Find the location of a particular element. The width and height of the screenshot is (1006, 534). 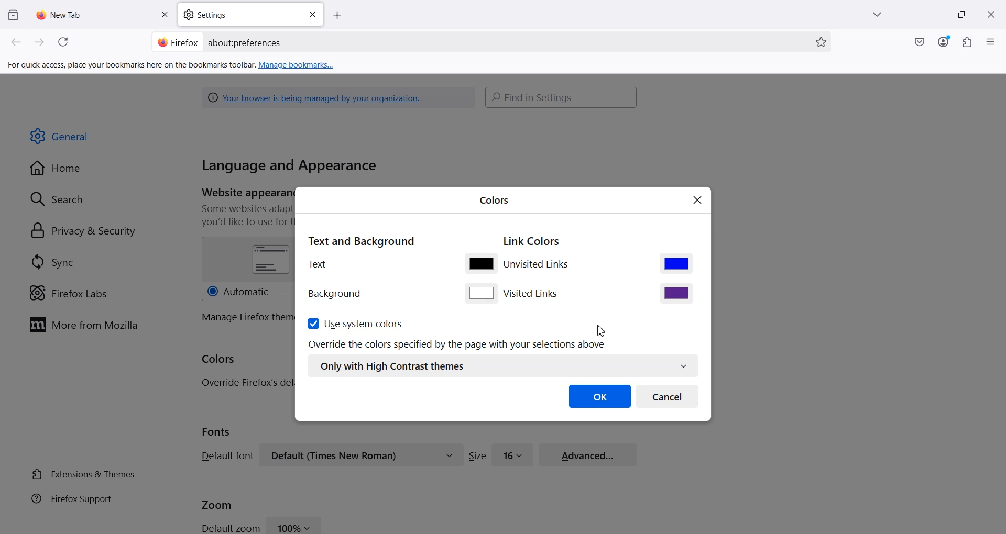

View recent browsing across window is located at coordinates (13, 14).